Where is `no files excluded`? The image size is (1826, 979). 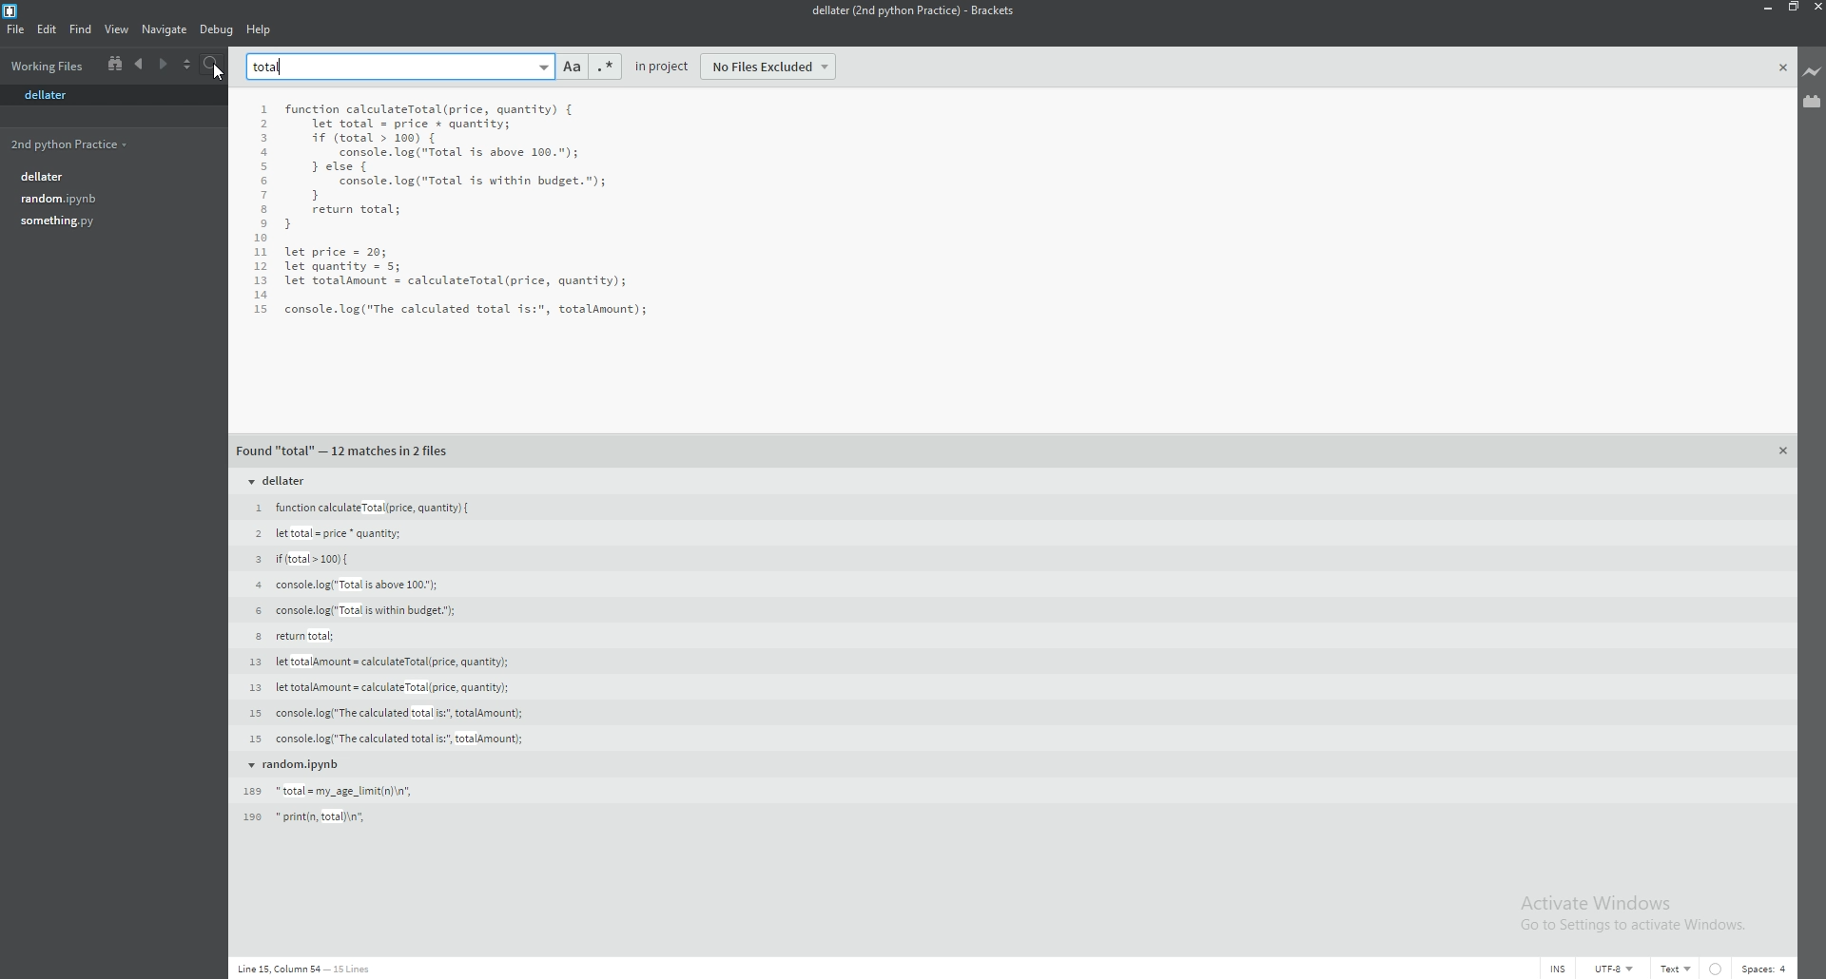
no files excluded is located at coordinates (768, 67).